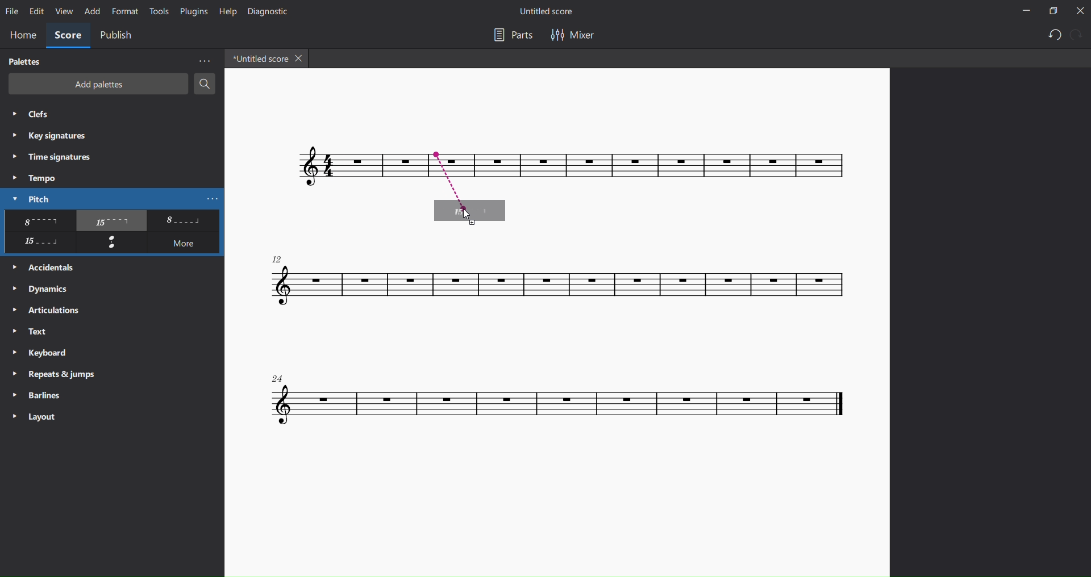  Describe the element at coordinates (35, 332) in the screenshot. I see `text` at that location.